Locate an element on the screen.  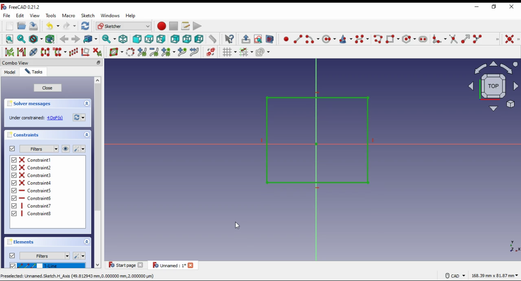
measure distance is located at coordinates (213, 39).